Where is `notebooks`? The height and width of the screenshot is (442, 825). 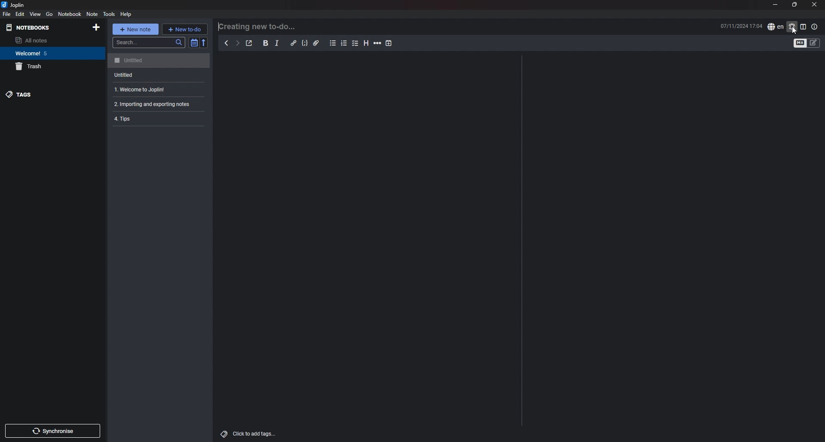 notebooks is located at coordinates (36, 27).